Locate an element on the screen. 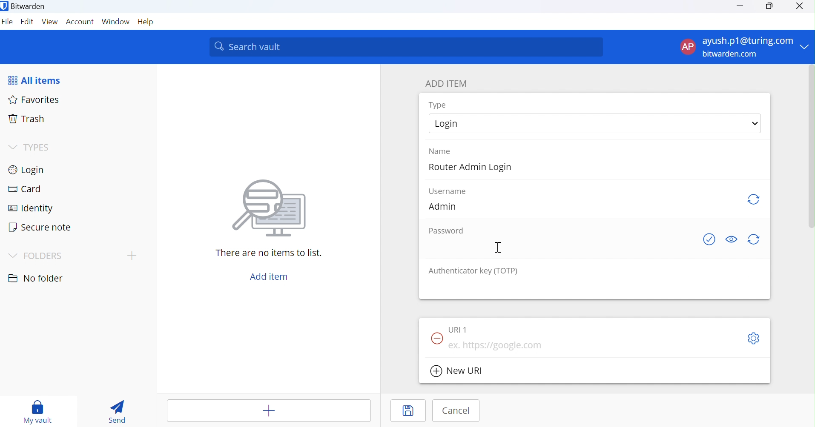 The height and width of the screenshot is (427, 815). View is located at coordinates (50, 23).